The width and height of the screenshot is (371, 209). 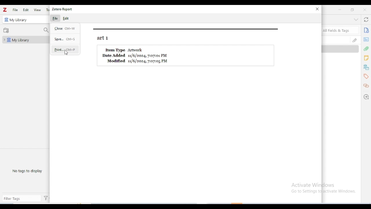 I want to click on border, so click(x=186, y=29).